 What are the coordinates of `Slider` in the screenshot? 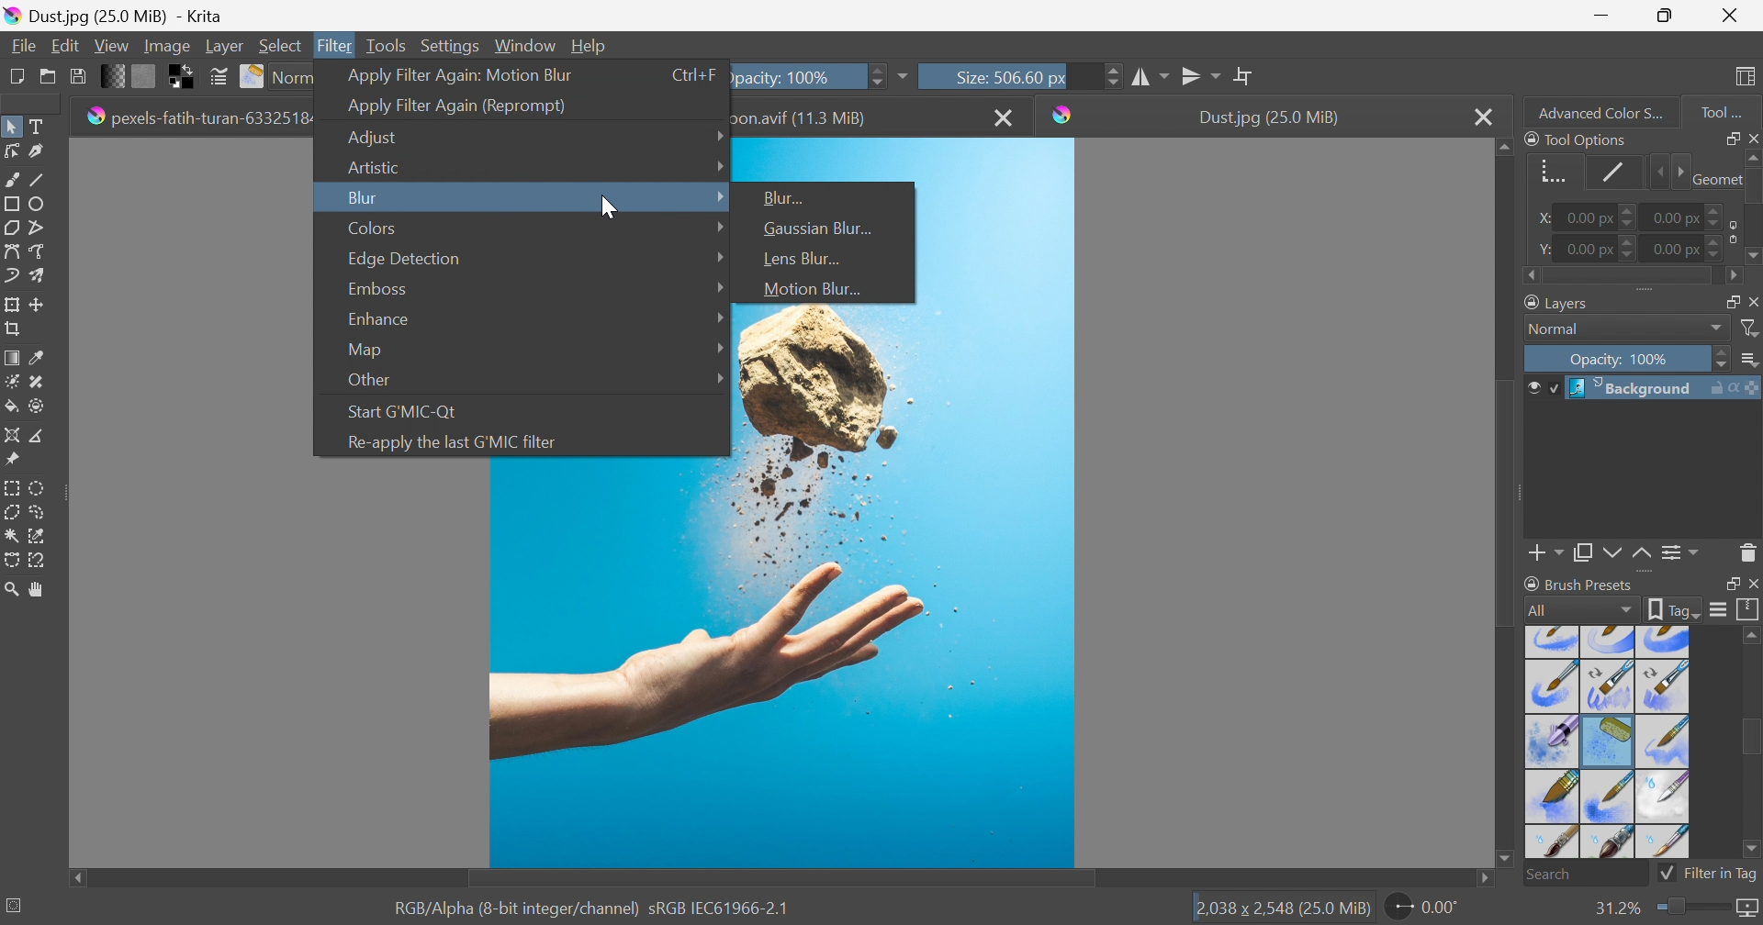 It's located at (1716, 211).